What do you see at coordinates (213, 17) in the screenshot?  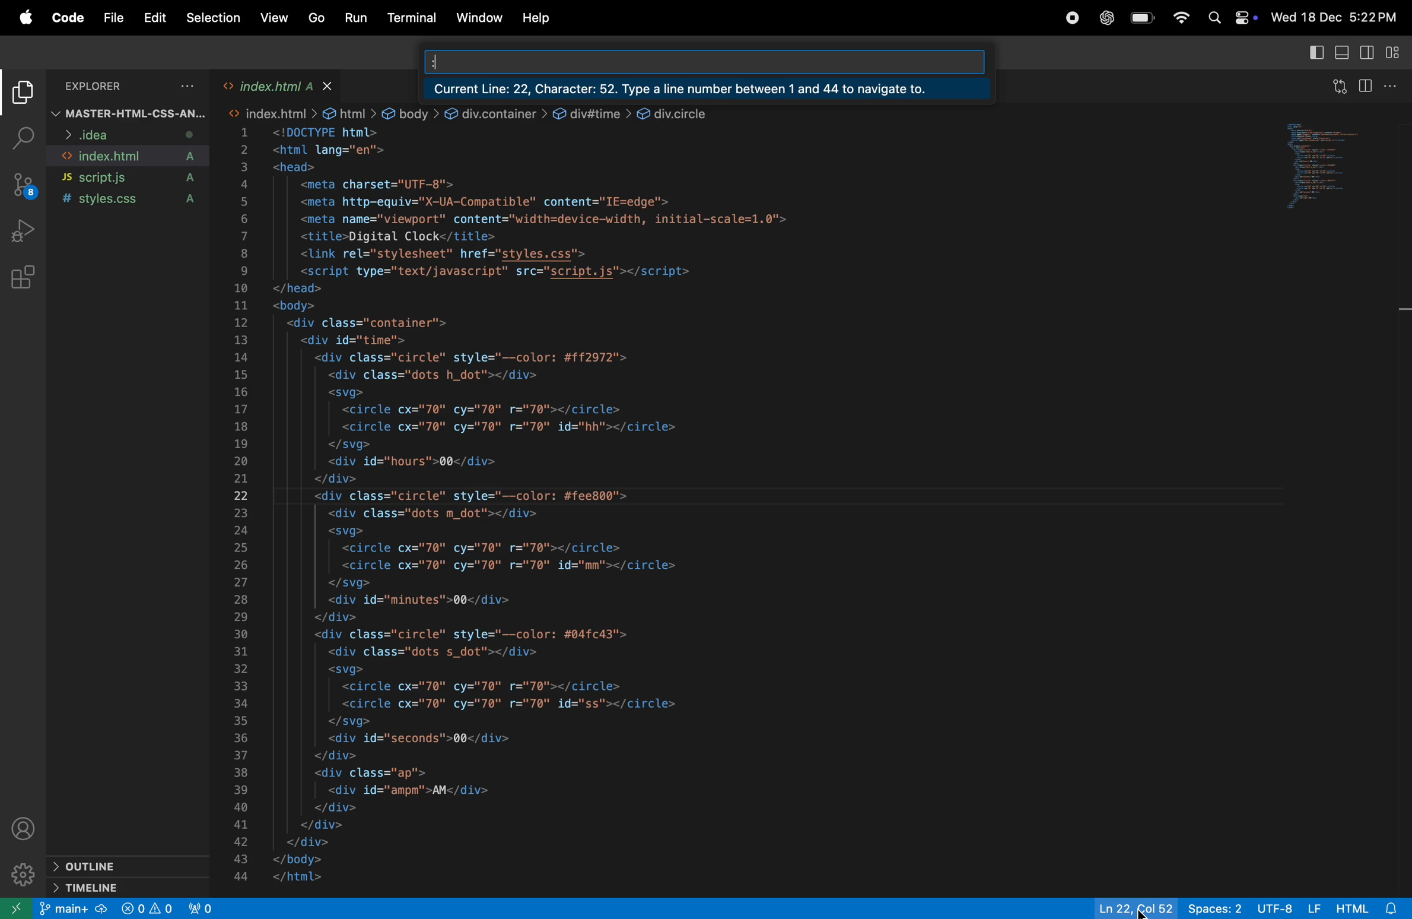 I see `selection` at bounding box center [213, 17].